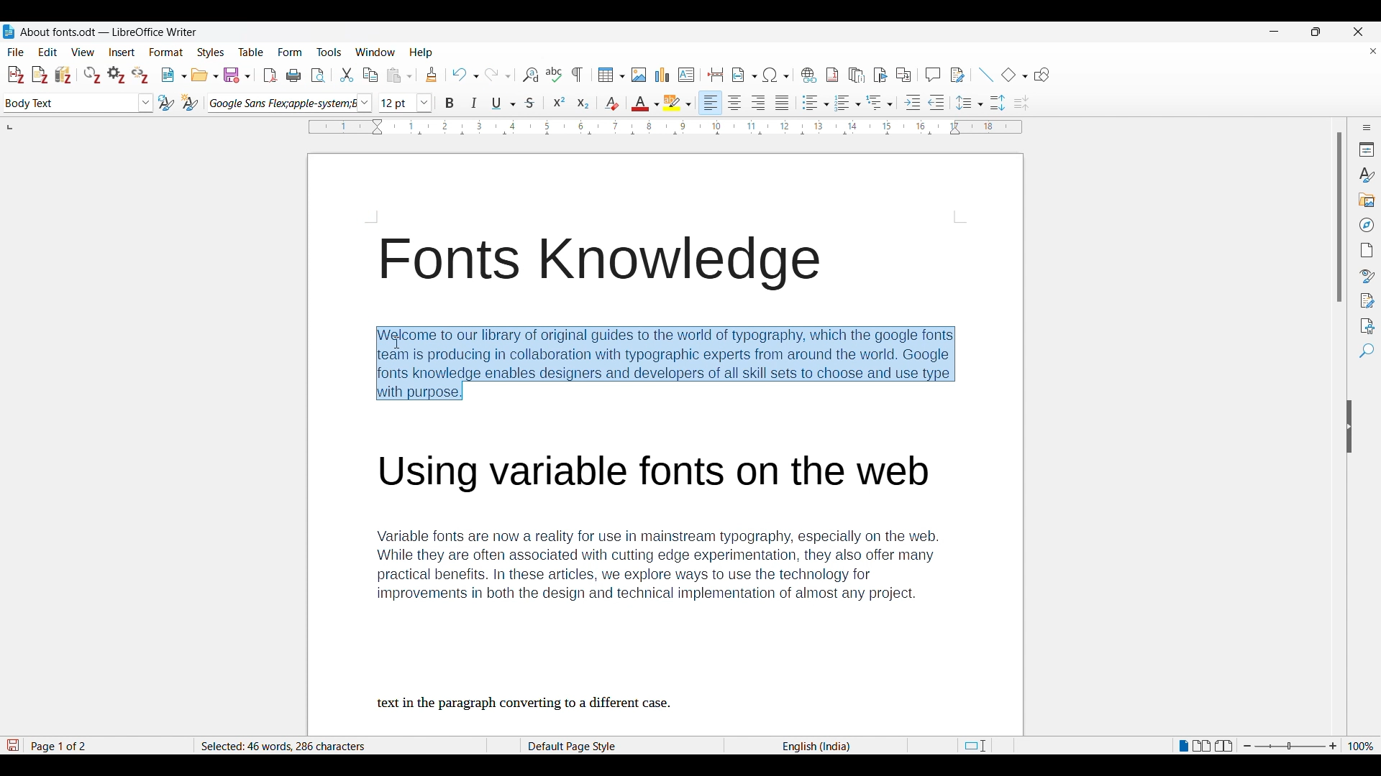  What do you see at coordinates (686, 75) in the screenshot?
I see `Insert text box` at bounding box center [686, 75].